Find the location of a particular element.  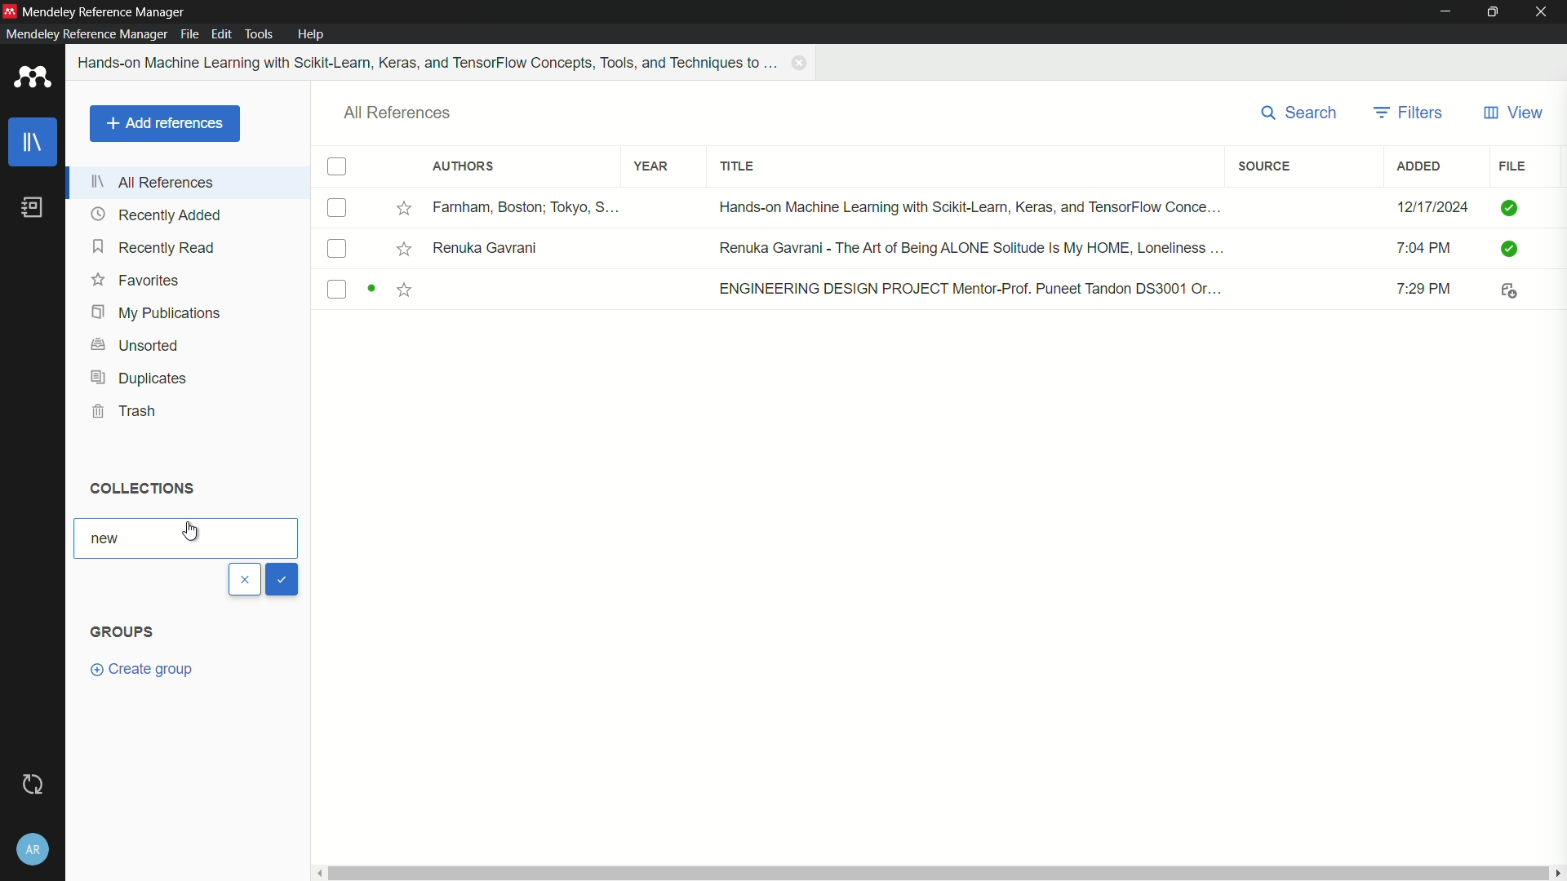

tools menu is located at coordinates (258, 35).